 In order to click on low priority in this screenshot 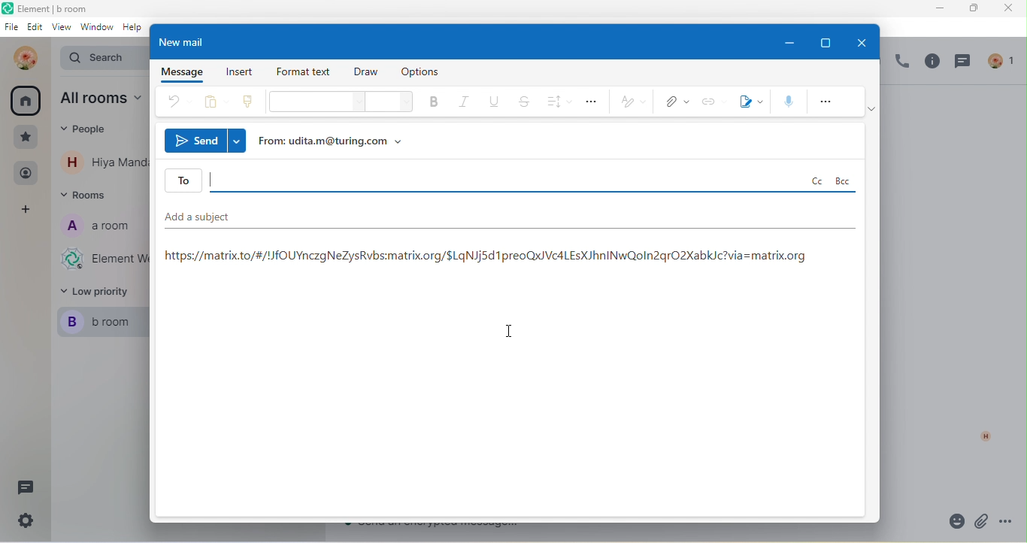, I will do `click(99, 293)`.